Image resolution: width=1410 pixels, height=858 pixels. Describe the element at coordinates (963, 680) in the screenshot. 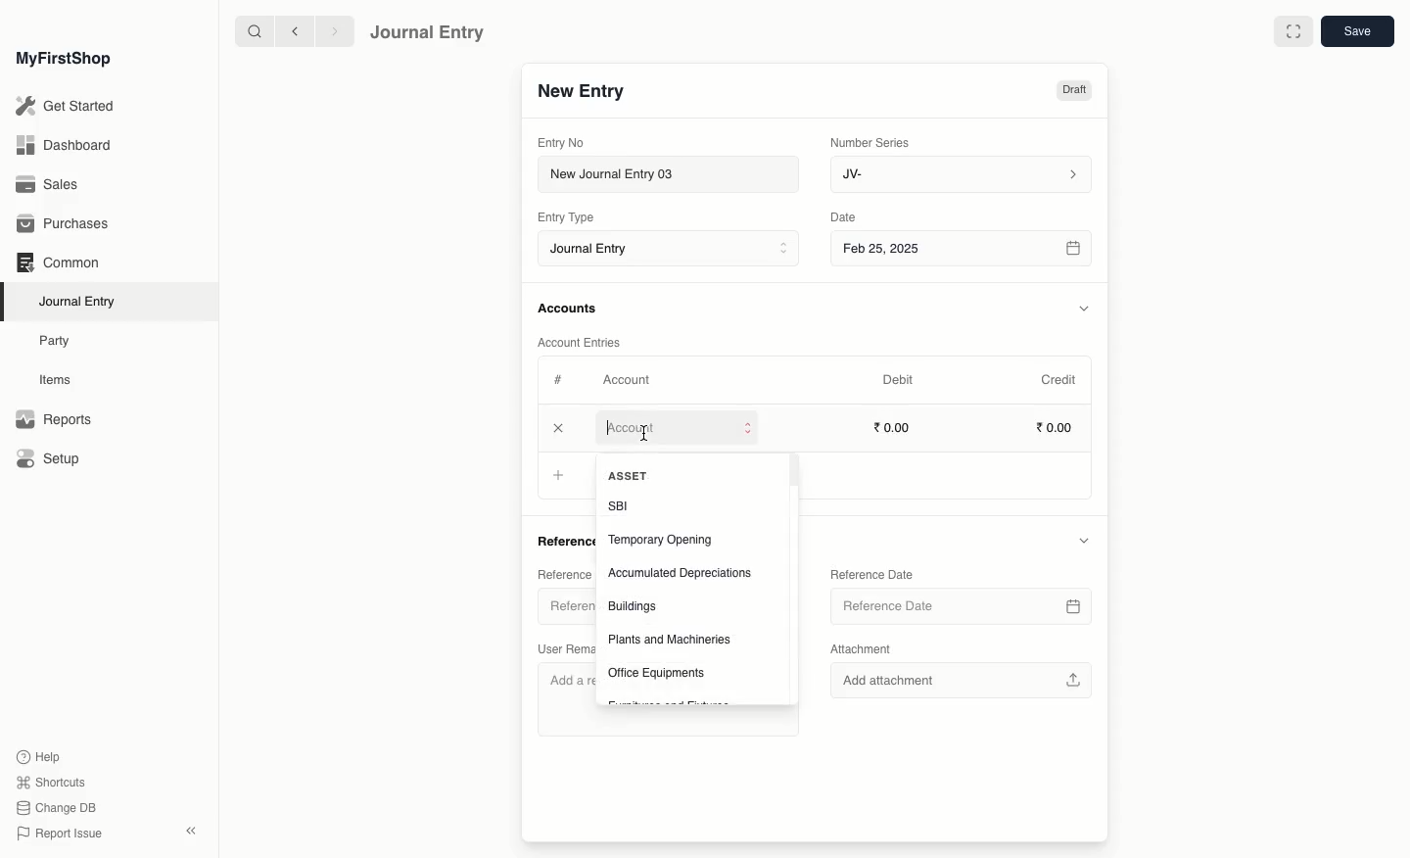

I see `Add attachment` at that location.